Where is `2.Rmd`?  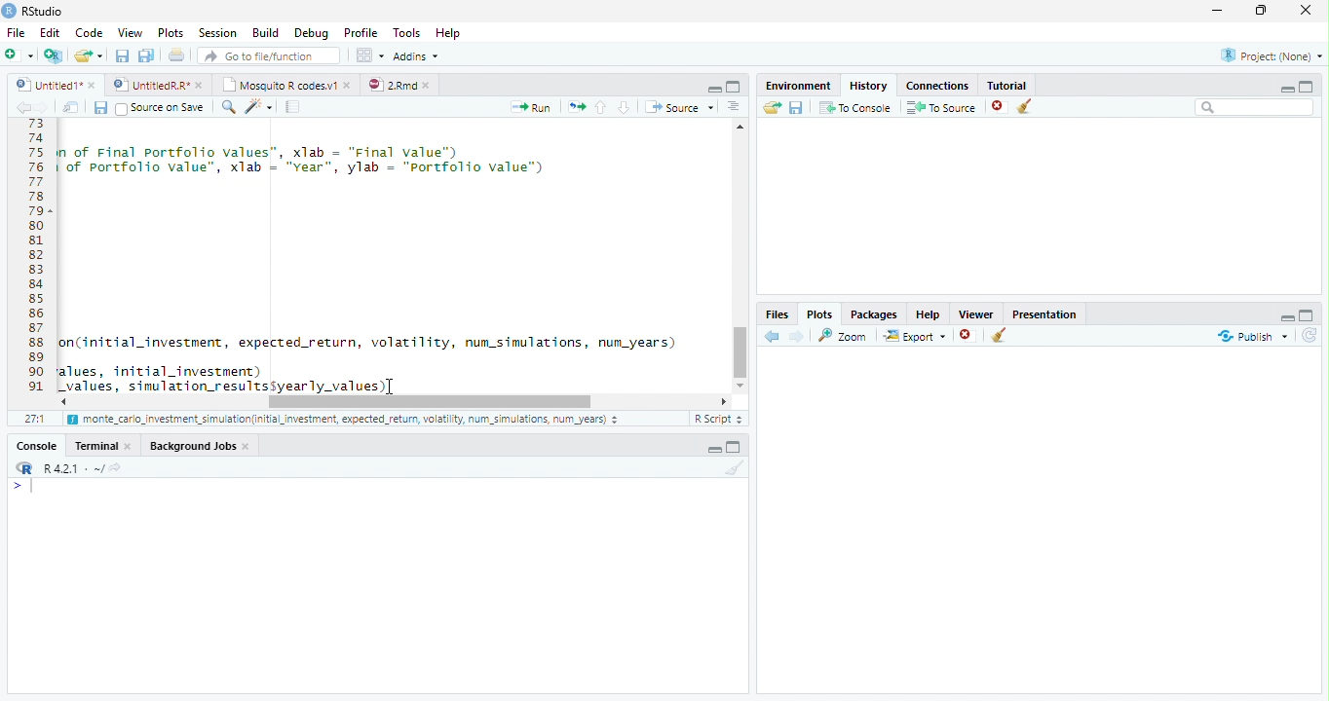
2.Rmd is located at coordinates (399, 85).